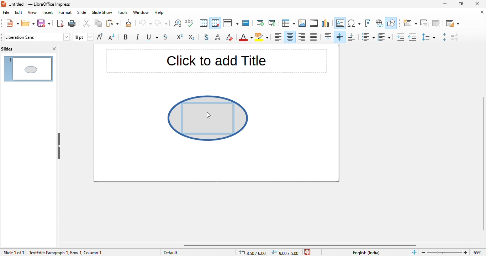  Describe the element at coordinates (263, 38) in the screenshot. I see `character highlight color` at that location.